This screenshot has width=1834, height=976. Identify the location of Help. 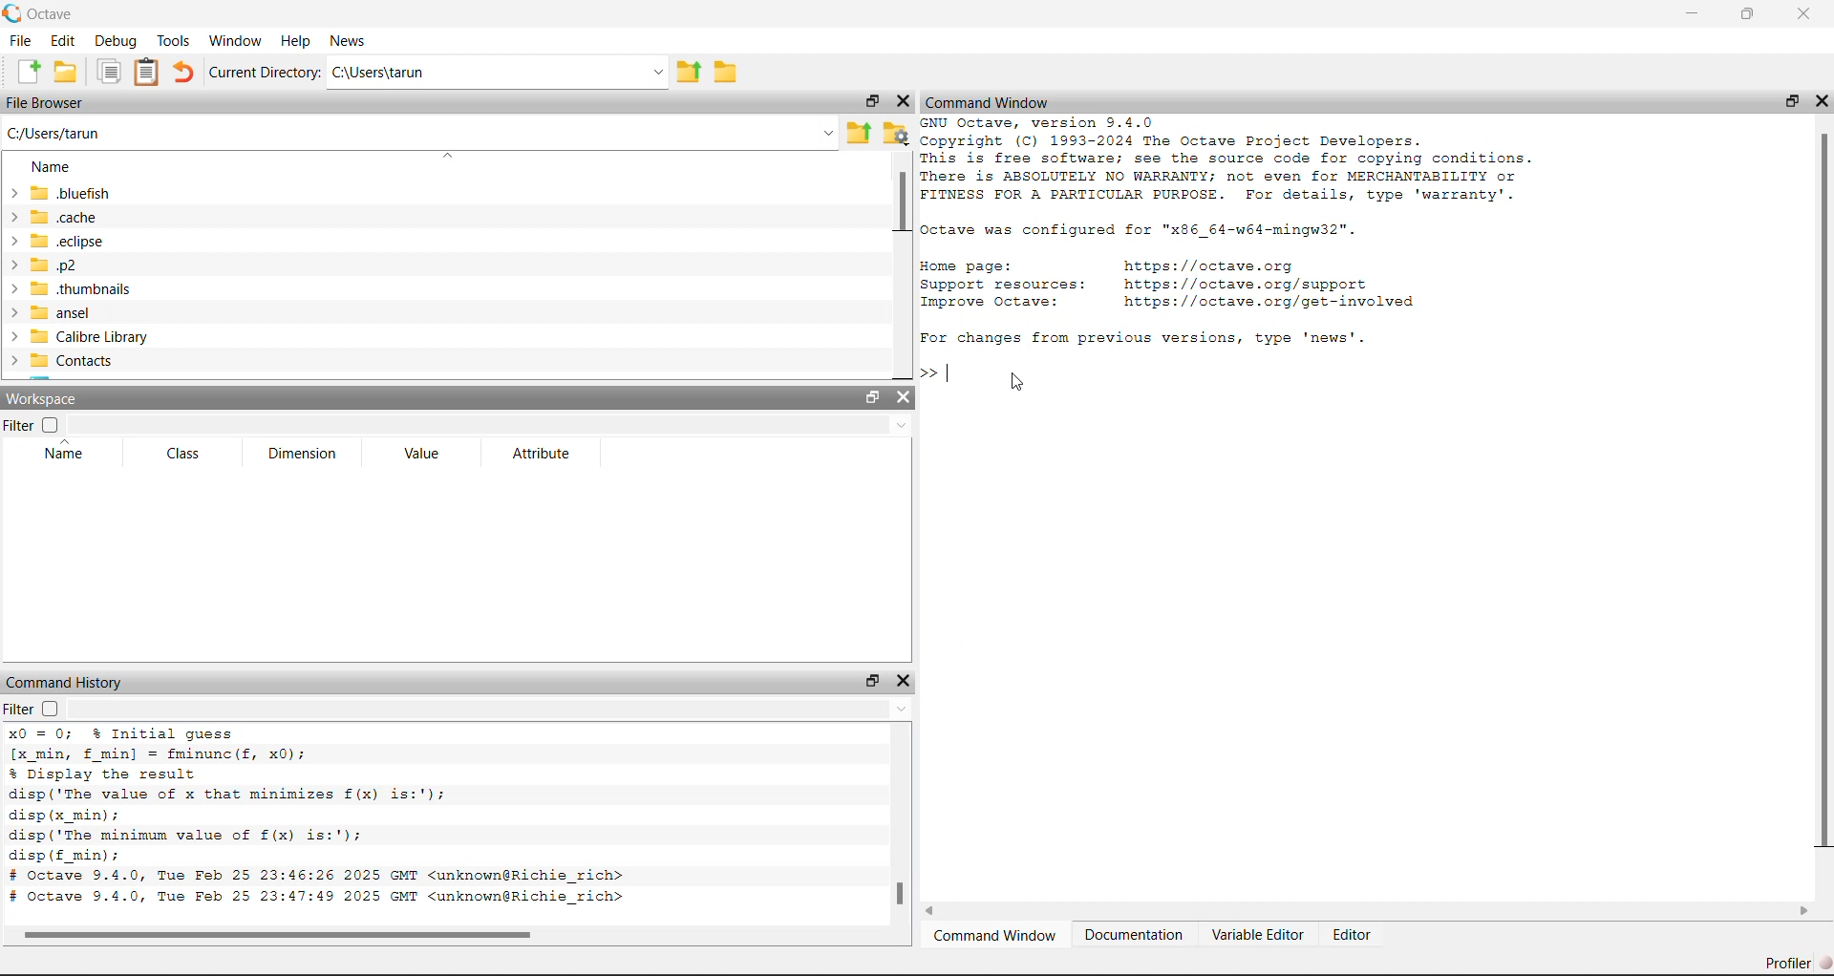
(293, 37).